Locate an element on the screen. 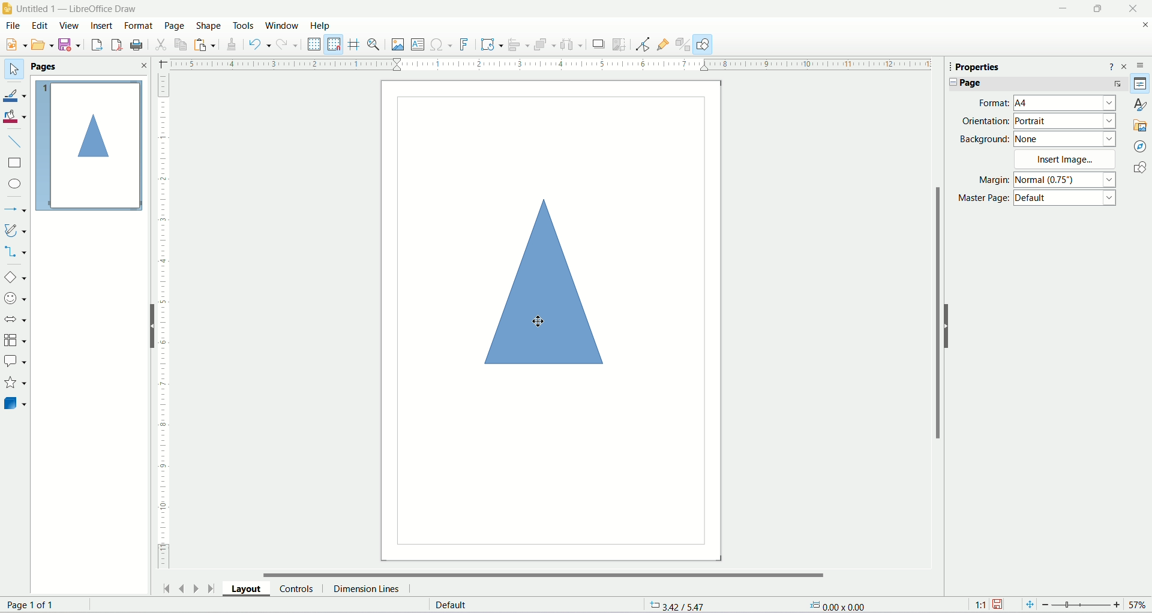 The height and width of the screenshot is (613, 1152). Page is located at coordinates (548, 322).